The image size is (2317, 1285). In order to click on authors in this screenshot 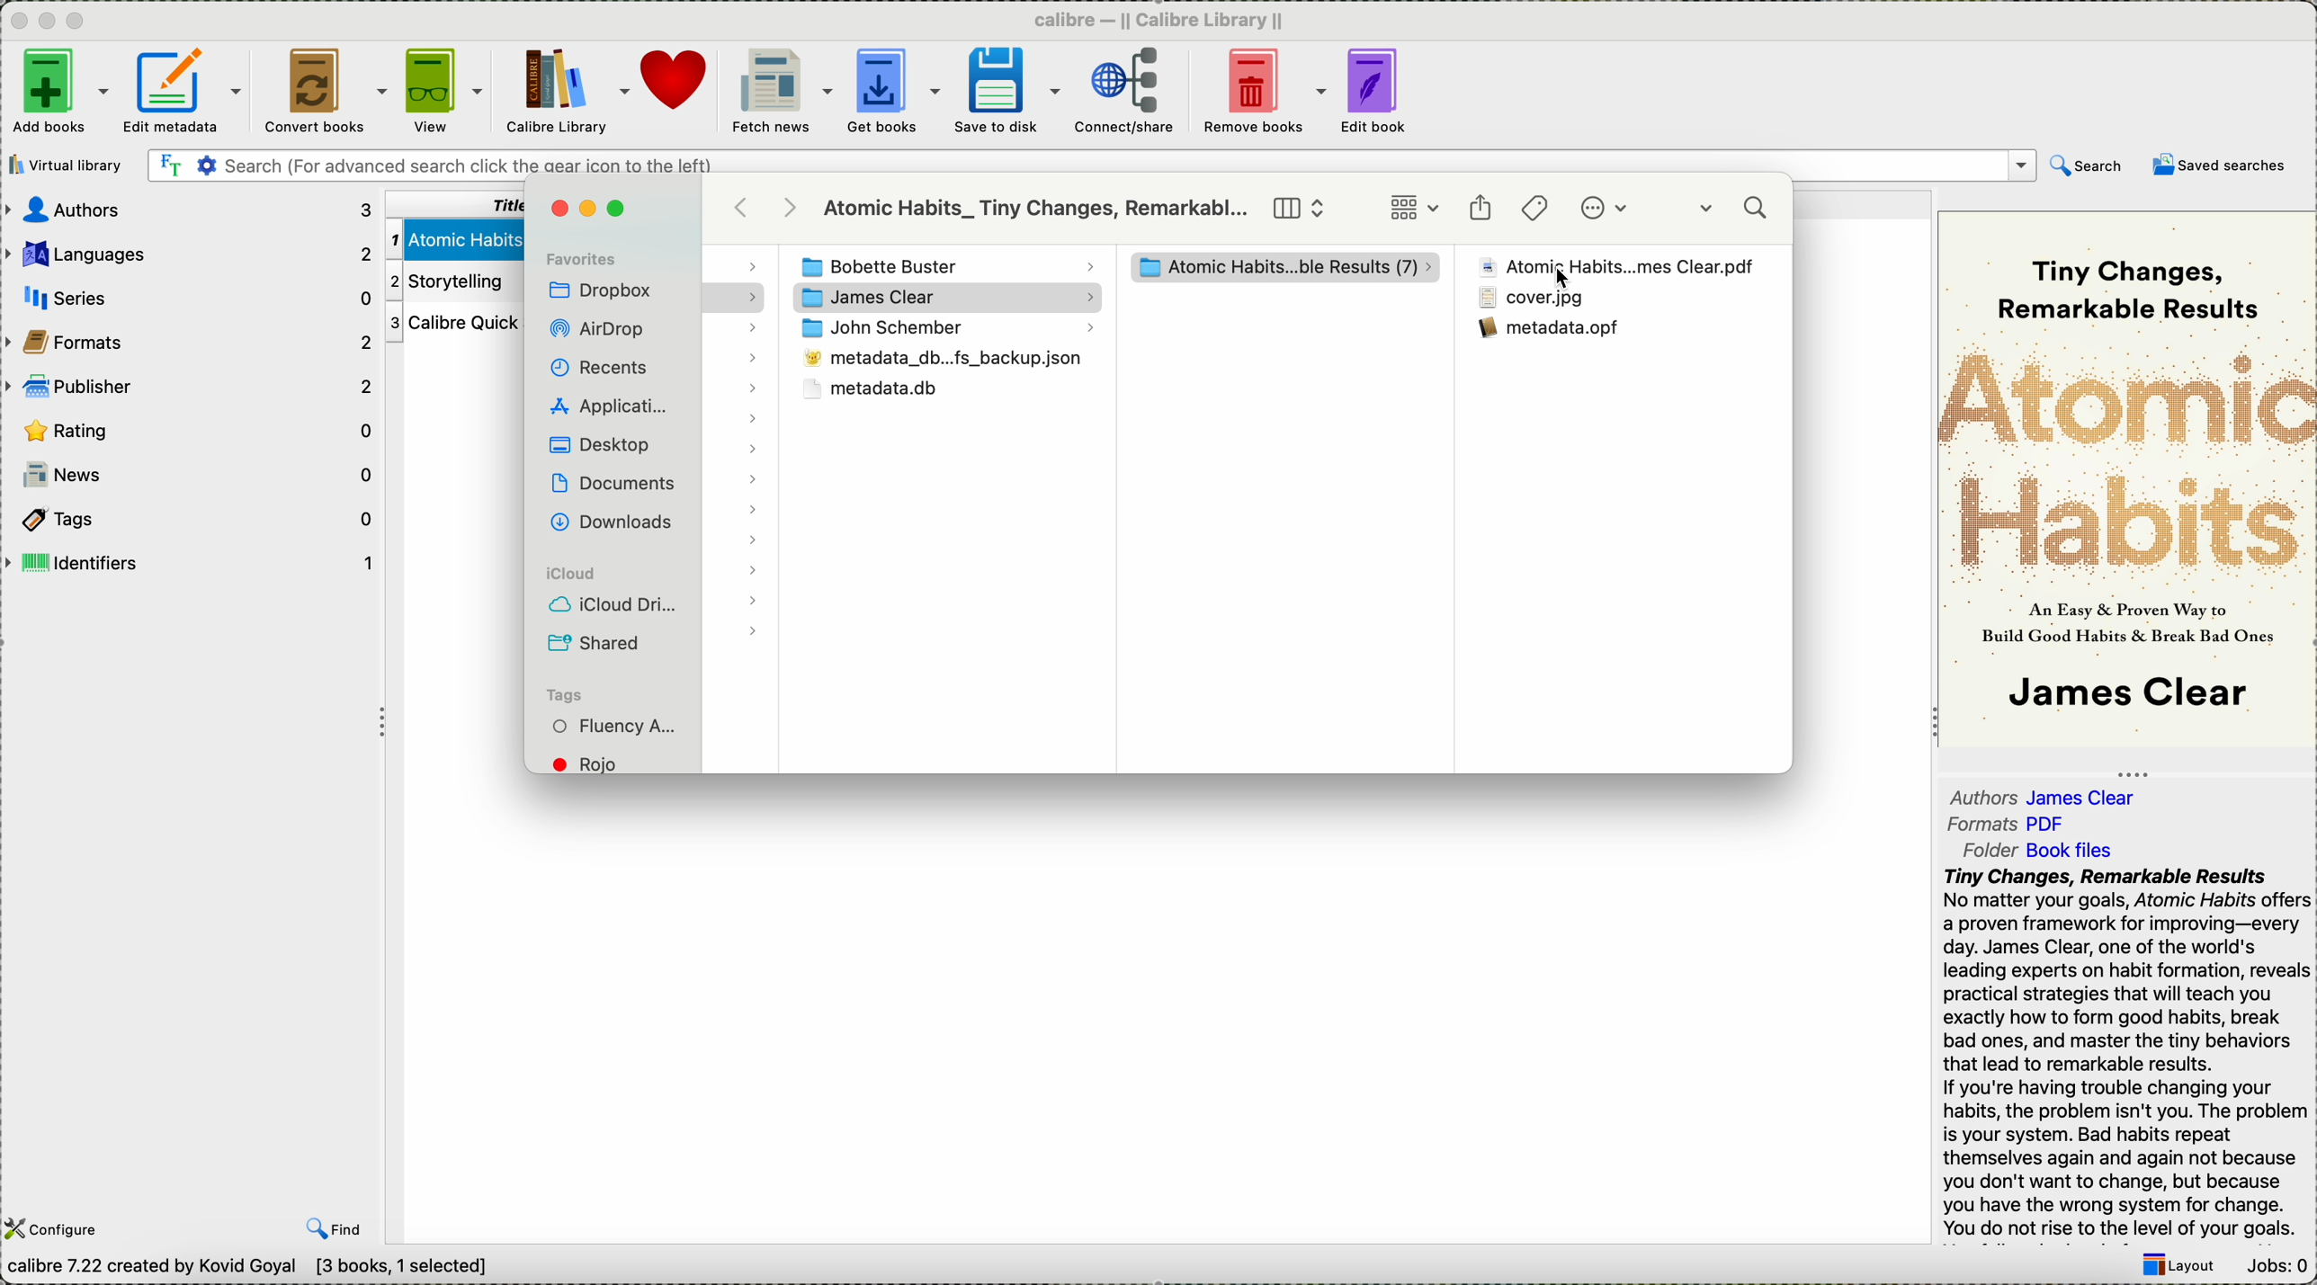, I will do `click(2047, 792)`.